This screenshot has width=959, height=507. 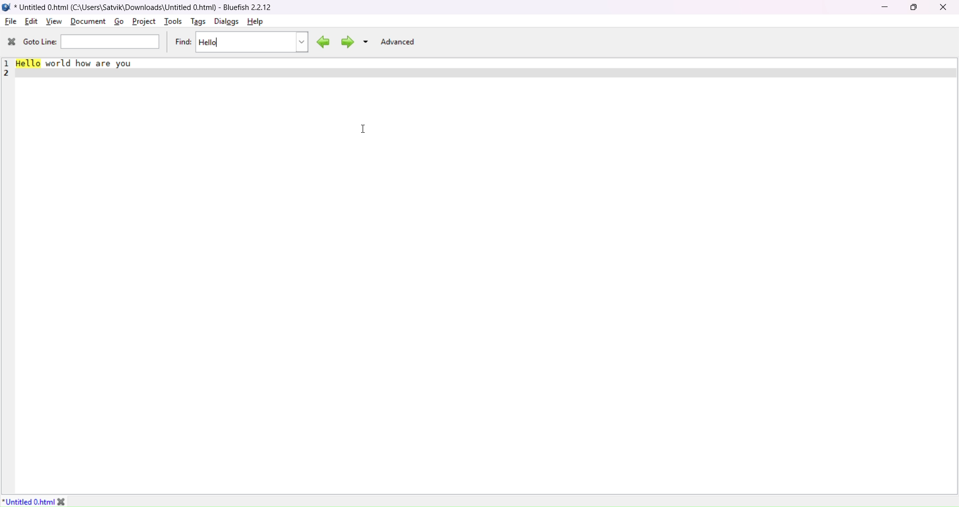 I want to click on File Name, so click(x=28, y=501).